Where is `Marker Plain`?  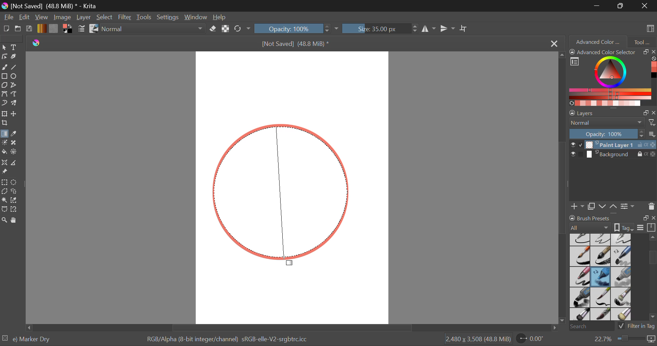 Marker Plain is located at coordinates (580, 298).